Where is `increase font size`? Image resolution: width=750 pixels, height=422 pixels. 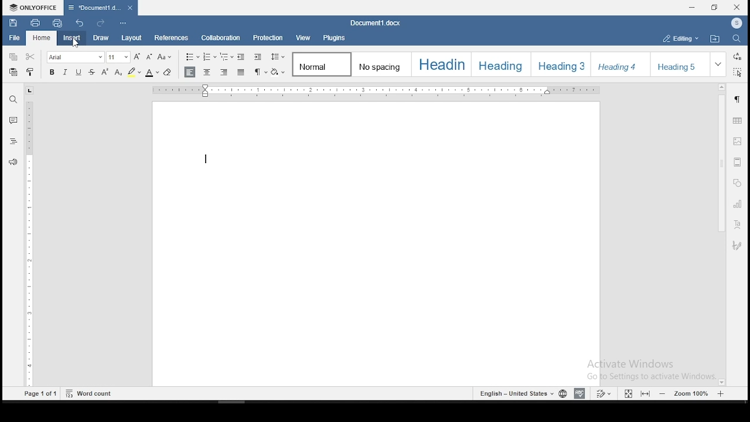 increase font size is located at coordinates (138, 57).